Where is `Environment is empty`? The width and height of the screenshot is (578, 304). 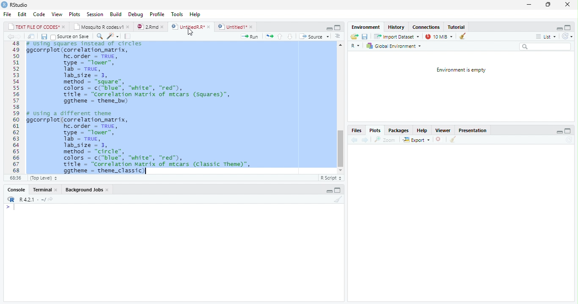
Environment is empty is located at coordinates (461, 70).